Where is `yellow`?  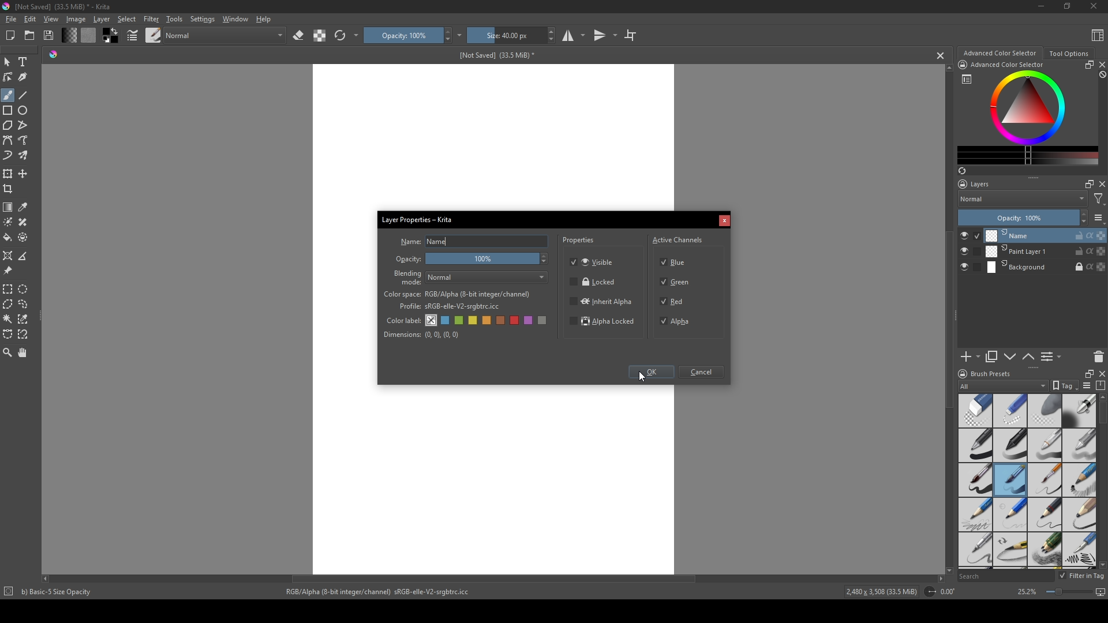 yellow is located at coordinates (488, 321).